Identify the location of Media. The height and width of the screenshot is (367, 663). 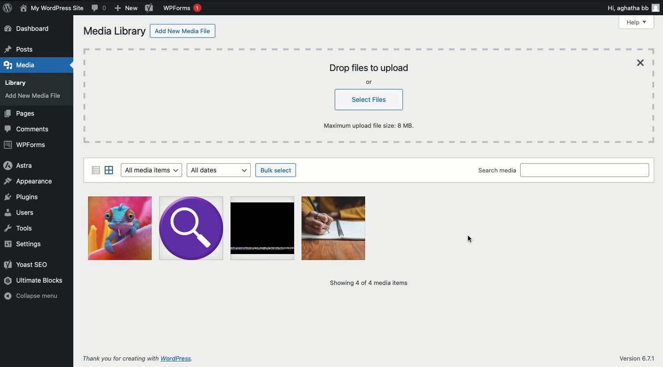
(23, 64).